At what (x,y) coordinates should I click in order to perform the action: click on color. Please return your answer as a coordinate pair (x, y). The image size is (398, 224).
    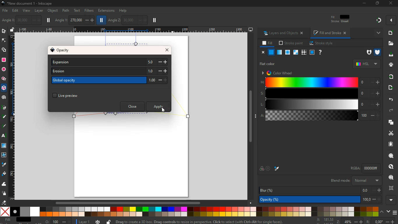
    Looking at the image, I should click on (189, 212).